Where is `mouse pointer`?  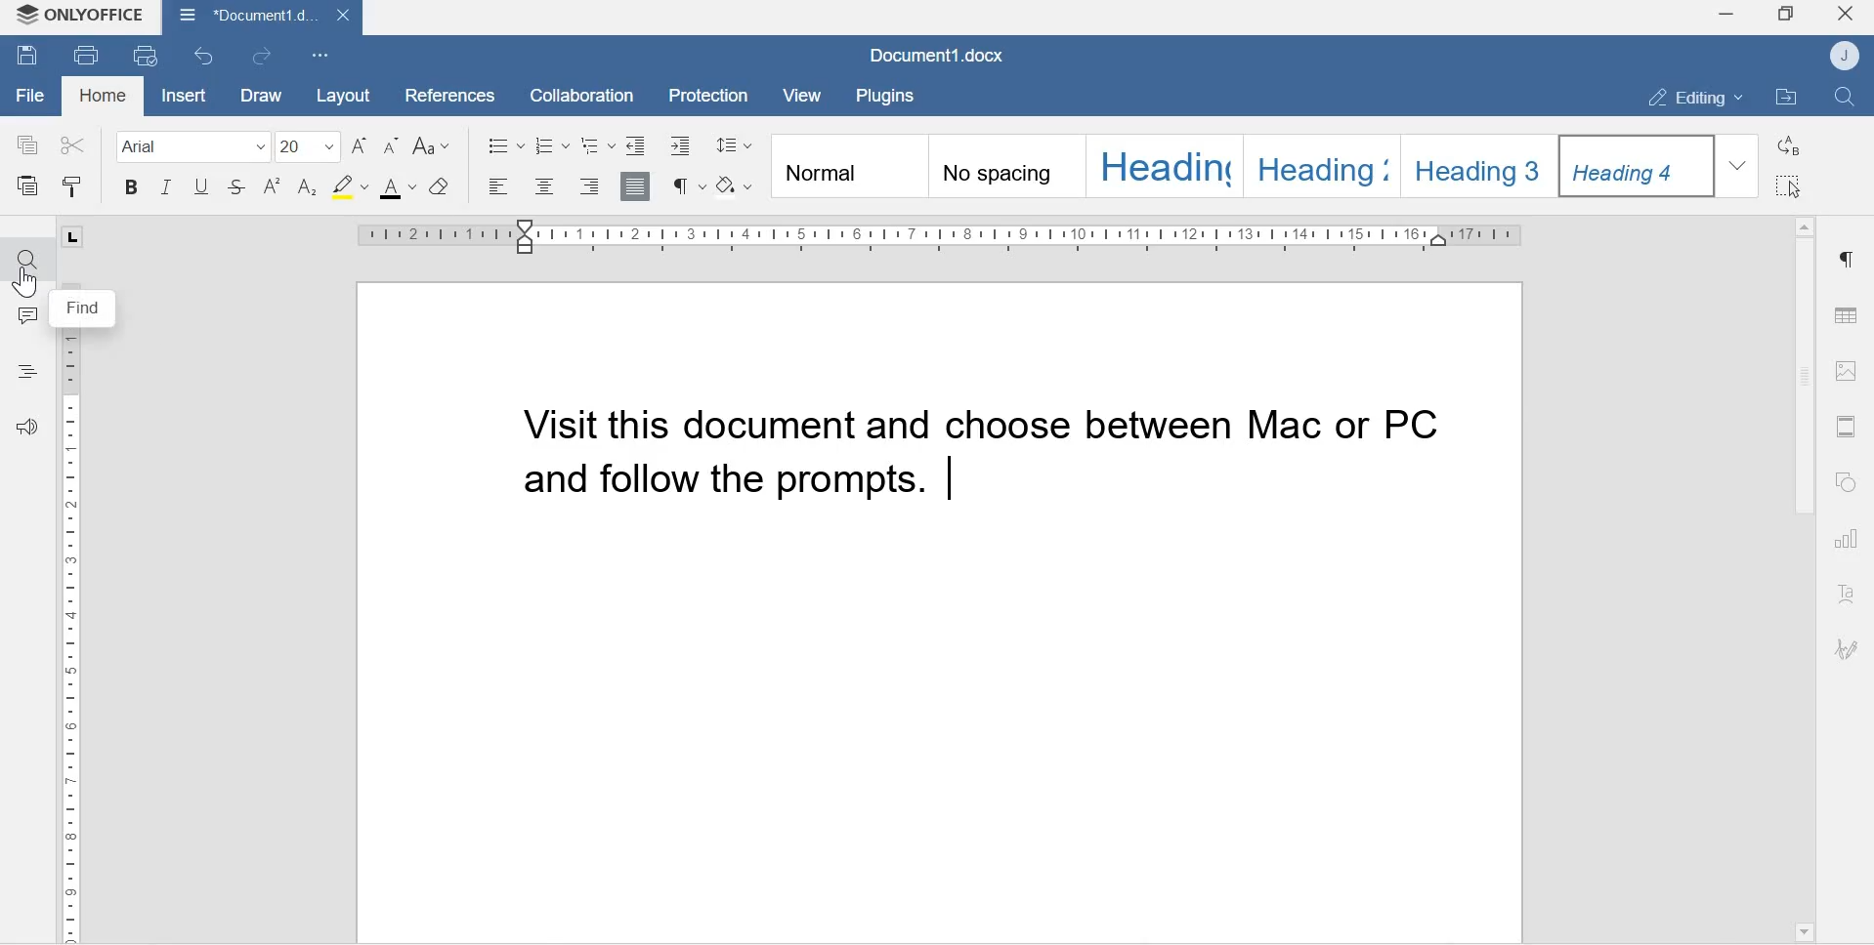
mouse pointer is located at coordinates (23, 286).